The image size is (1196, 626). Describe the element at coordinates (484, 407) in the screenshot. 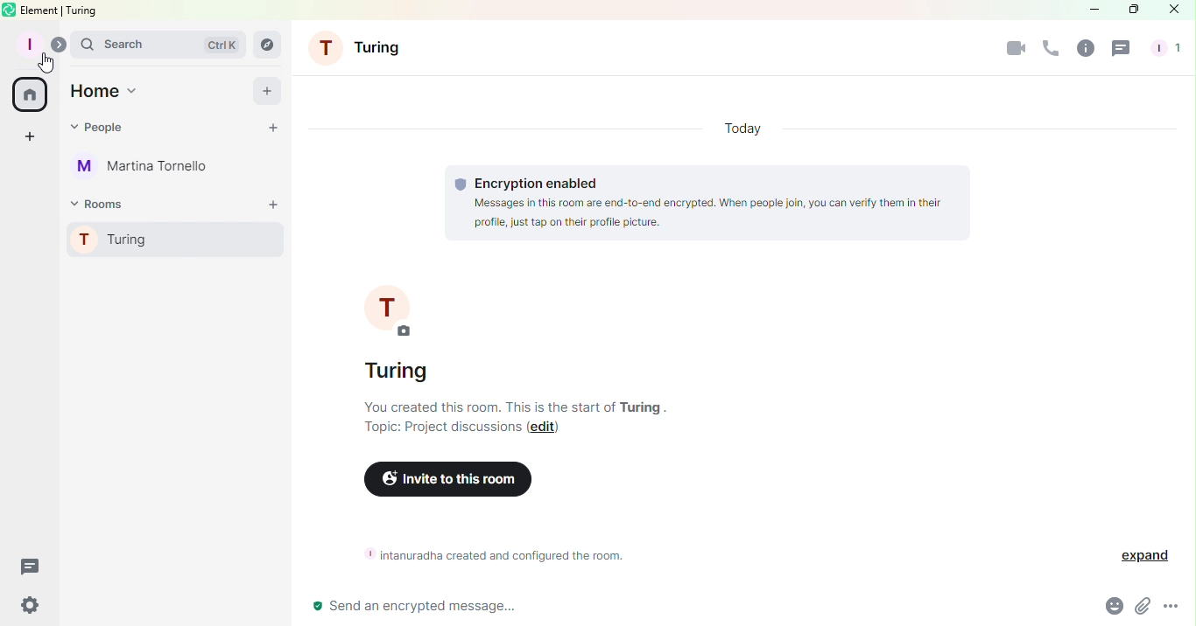

I see `you created this room. This is the start of` at that location.